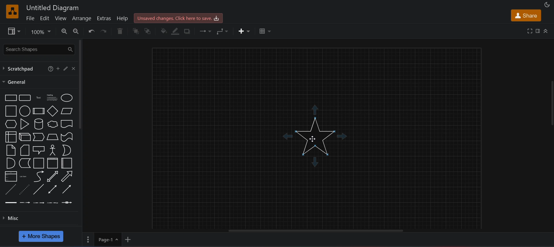 This screenshot has width=554, height=247. What do you see at coordinates (317, 136) in the screenshot?
I see `star shape` at bounding box center [317, 136].